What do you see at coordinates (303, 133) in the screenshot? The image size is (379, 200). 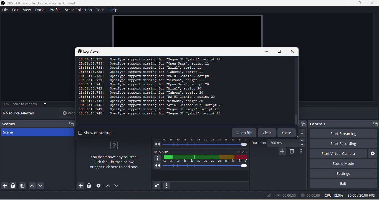 I see `dropdown` at bounding box center [303, 133].